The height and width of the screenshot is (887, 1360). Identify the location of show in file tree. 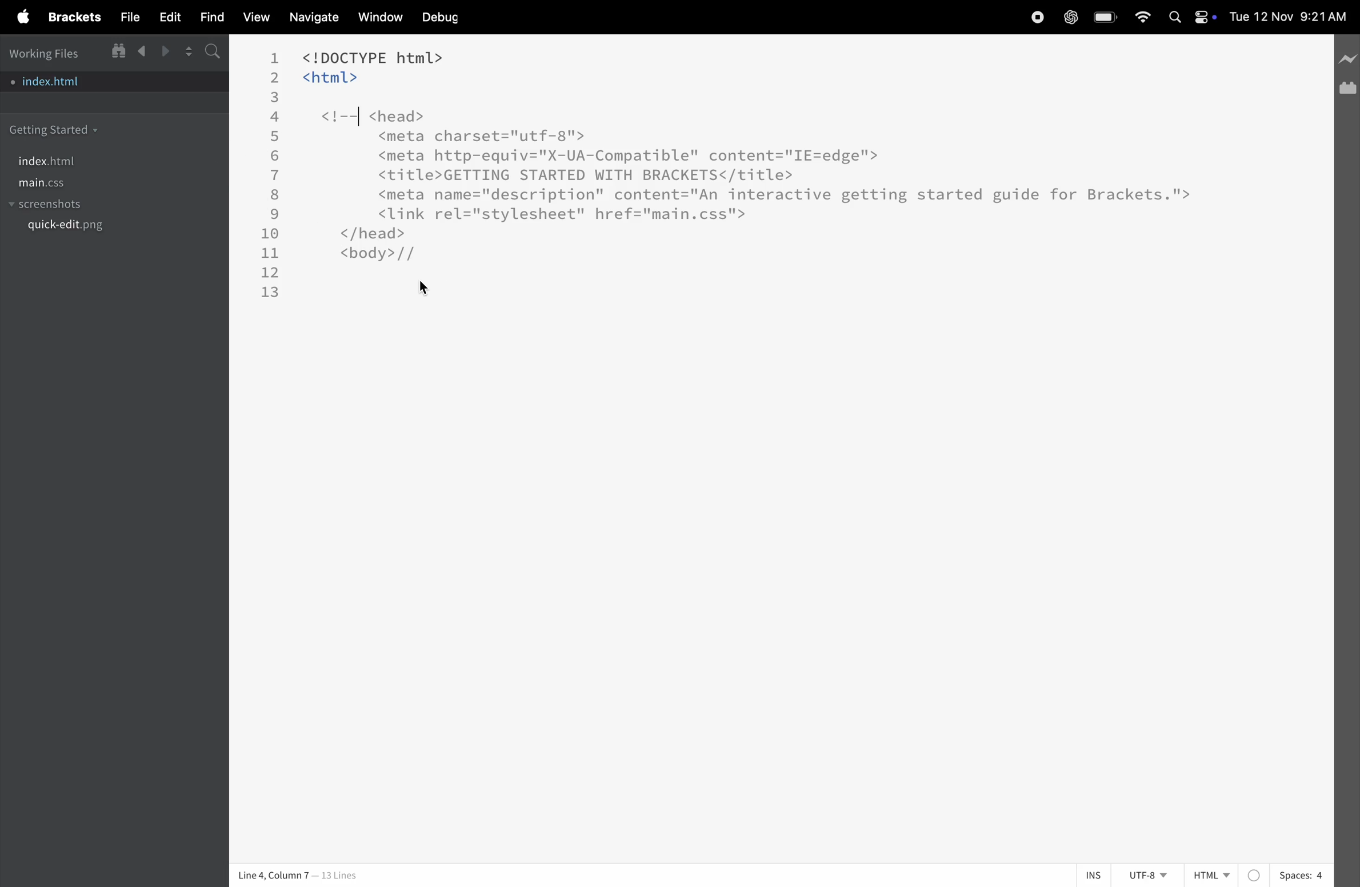
(119, 49).